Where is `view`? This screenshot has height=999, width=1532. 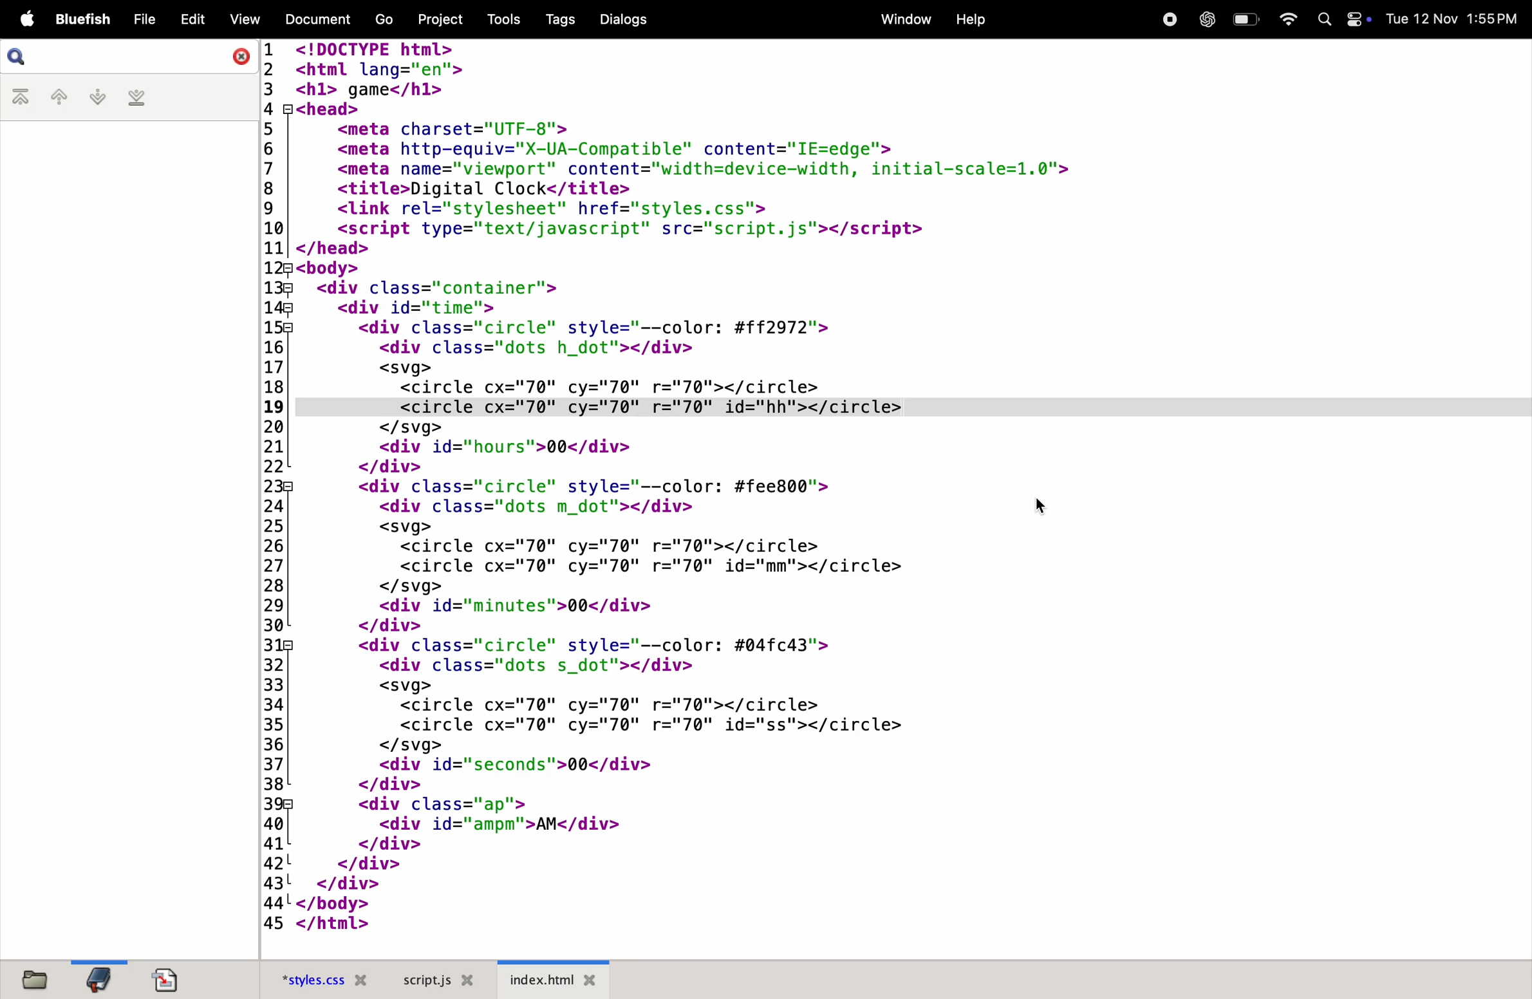 view is located at coordinates (243, 20).